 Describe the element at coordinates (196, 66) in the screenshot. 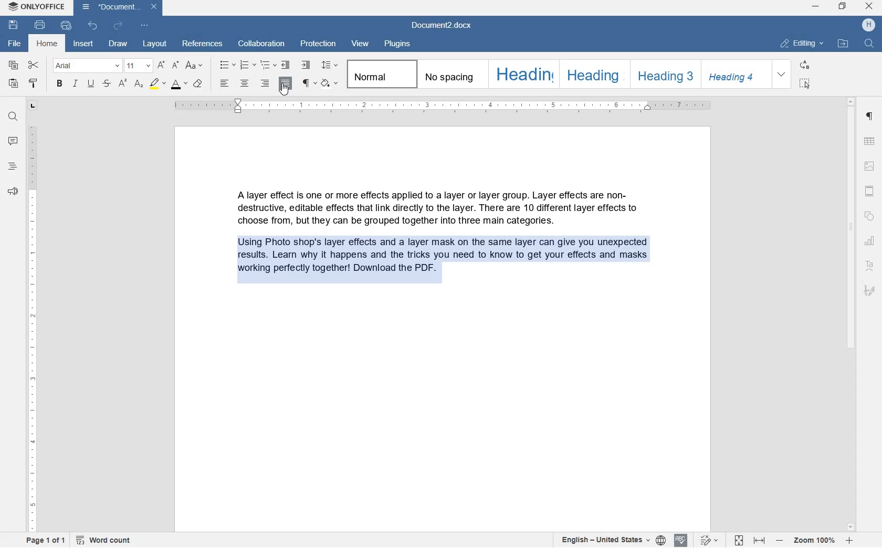

I see `CHANGE CASE` at that location.